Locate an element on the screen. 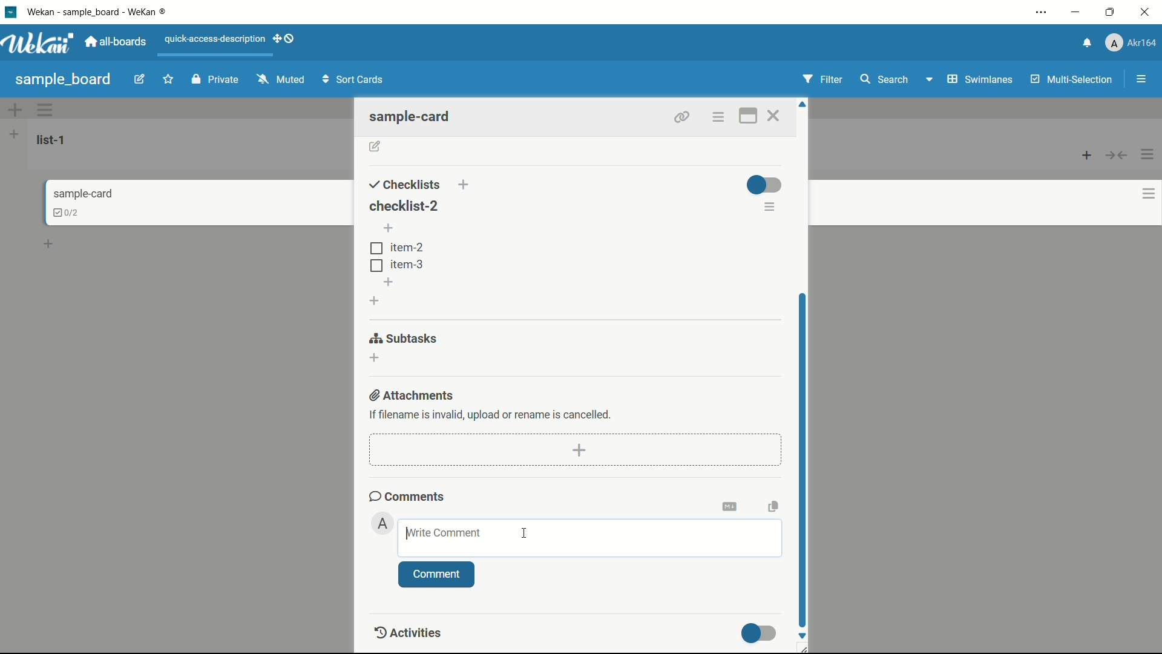 The height and width of the screenshot is (654, 1162). add item is located at coordinates (390, 229).